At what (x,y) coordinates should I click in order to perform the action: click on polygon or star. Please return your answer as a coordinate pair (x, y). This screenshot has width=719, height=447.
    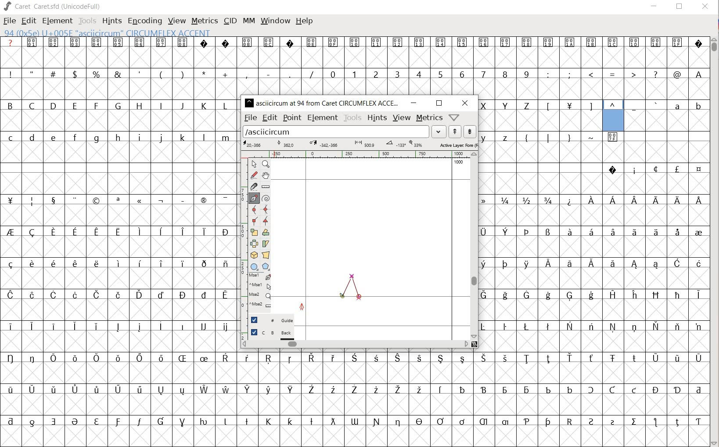
    Looking at the image, I should click on (266, 266).